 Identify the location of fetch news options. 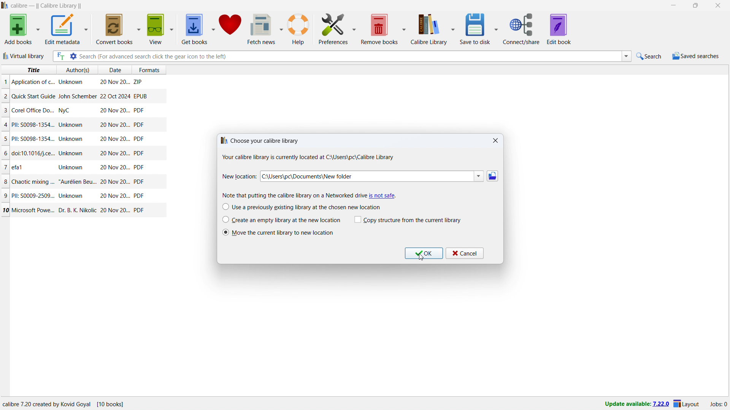
(282, 28).